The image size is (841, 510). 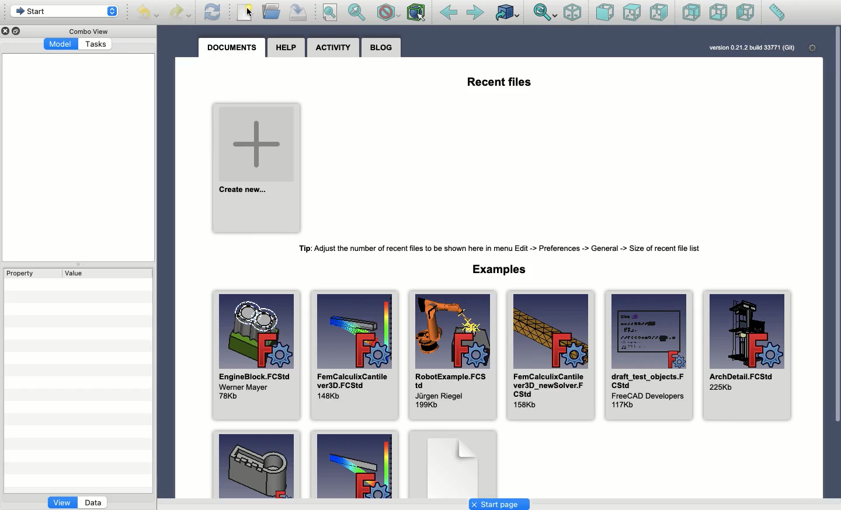 I want to click on RobotExample, so click(x=451, y=355).